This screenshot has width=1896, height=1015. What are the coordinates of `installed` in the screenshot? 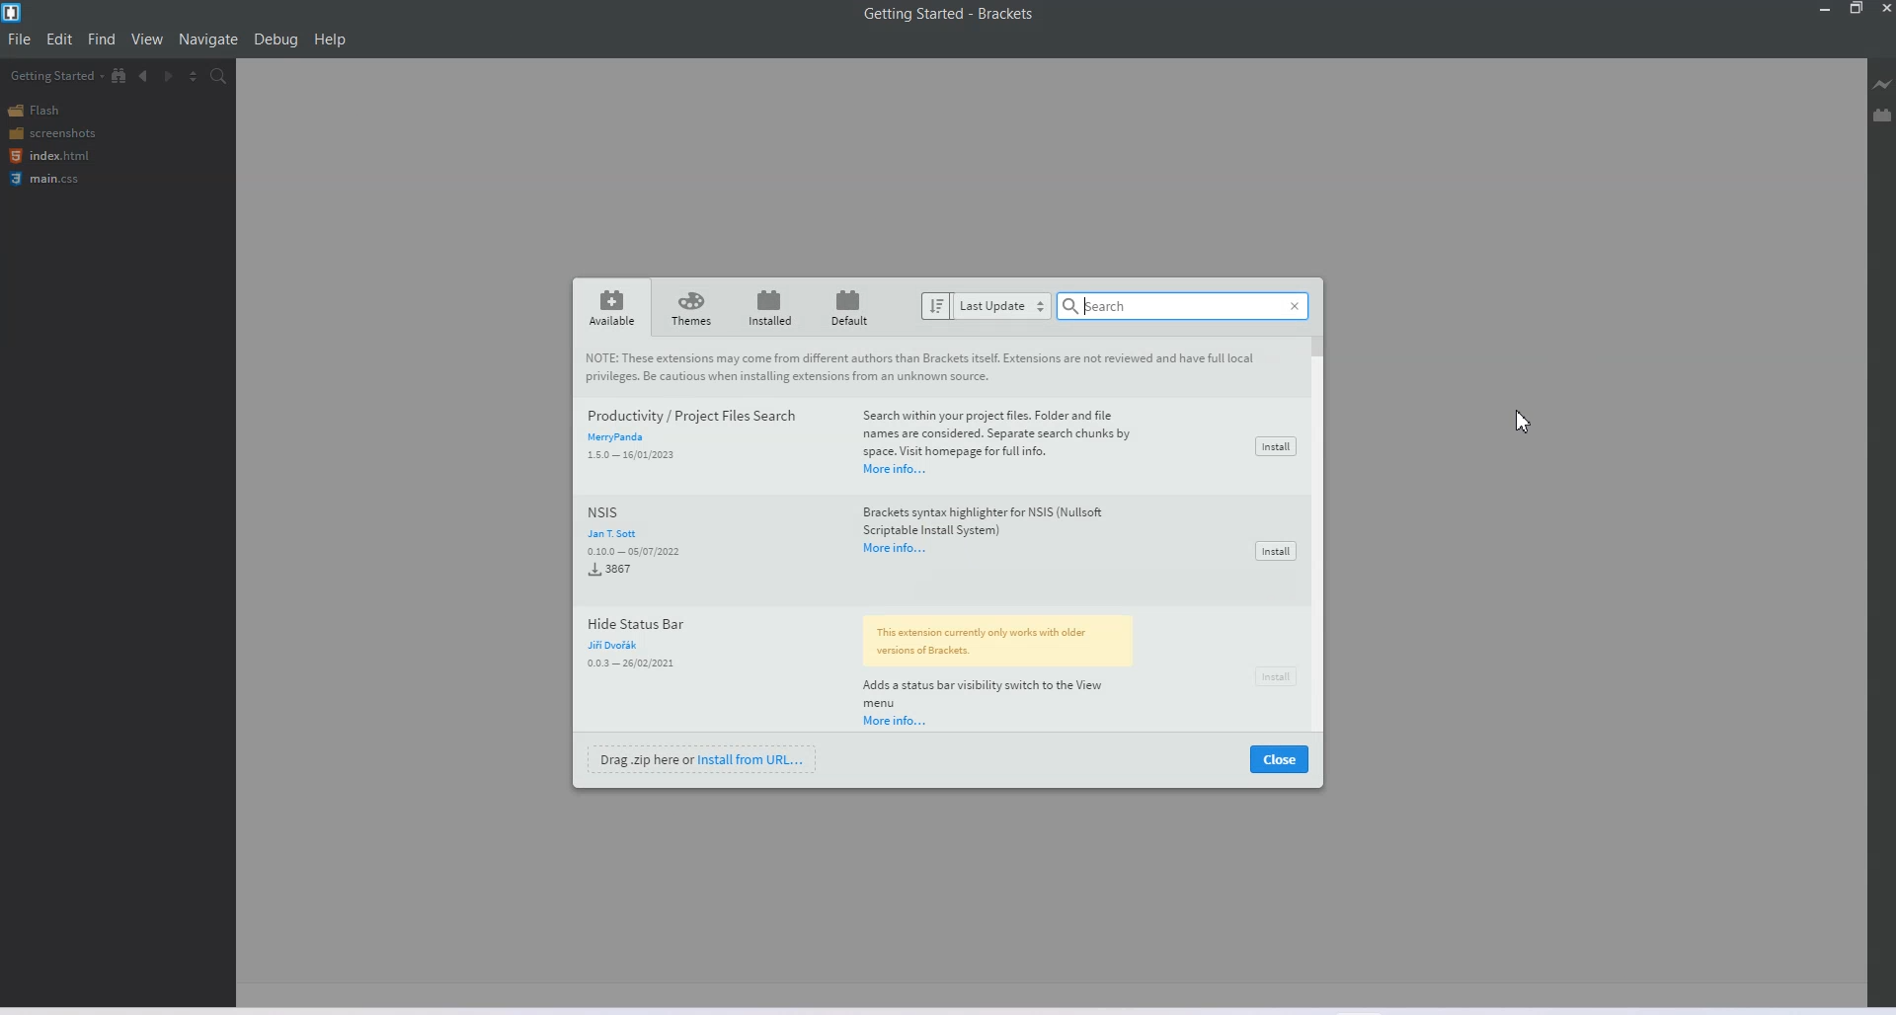 It's located at (771, 307).